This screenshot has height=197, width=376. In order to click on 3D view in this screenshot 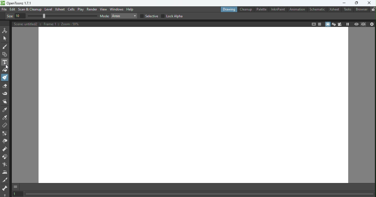, I will do `click(333, 24)`.